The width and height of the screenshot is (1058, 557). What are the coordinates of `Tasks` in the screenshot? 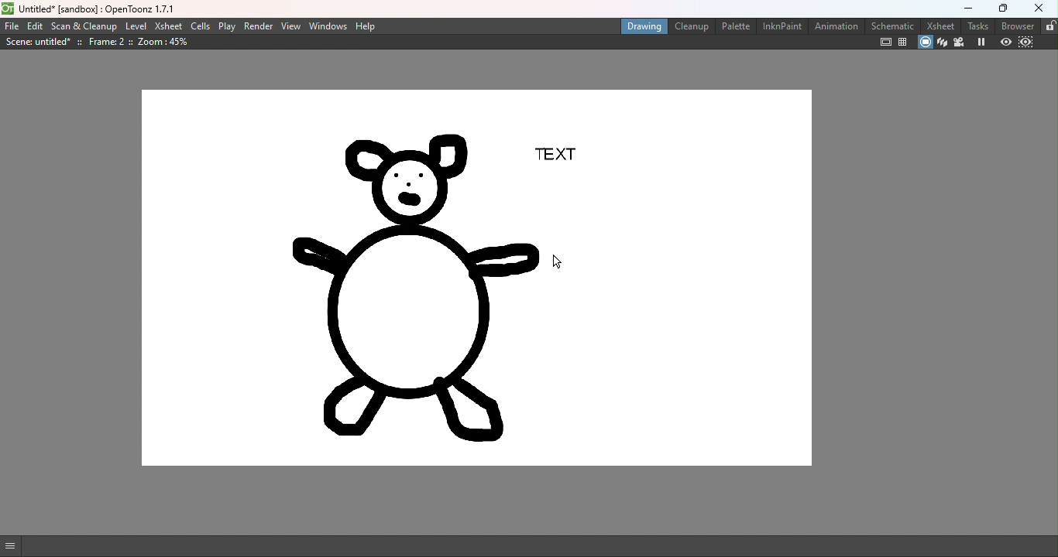 It's located at (979, 25).